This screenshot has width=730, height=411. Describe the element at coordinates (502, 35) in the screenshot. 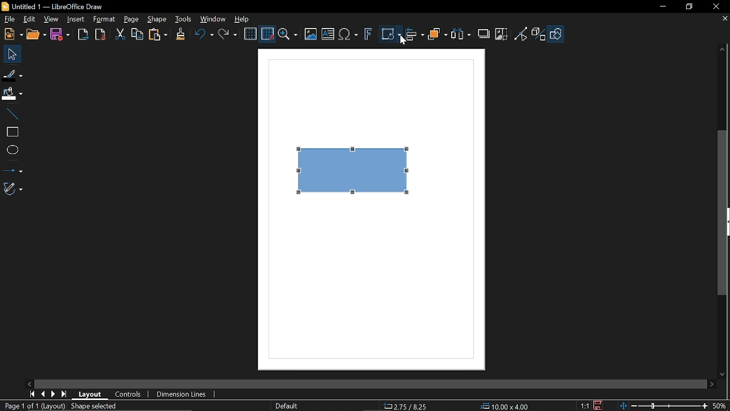

I see `Crop` at that location.